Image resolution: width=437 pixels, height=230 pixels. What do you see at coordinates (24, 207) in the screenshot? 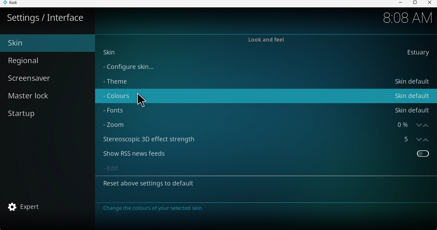
I see `Expert` at bounding box center [24, 207].